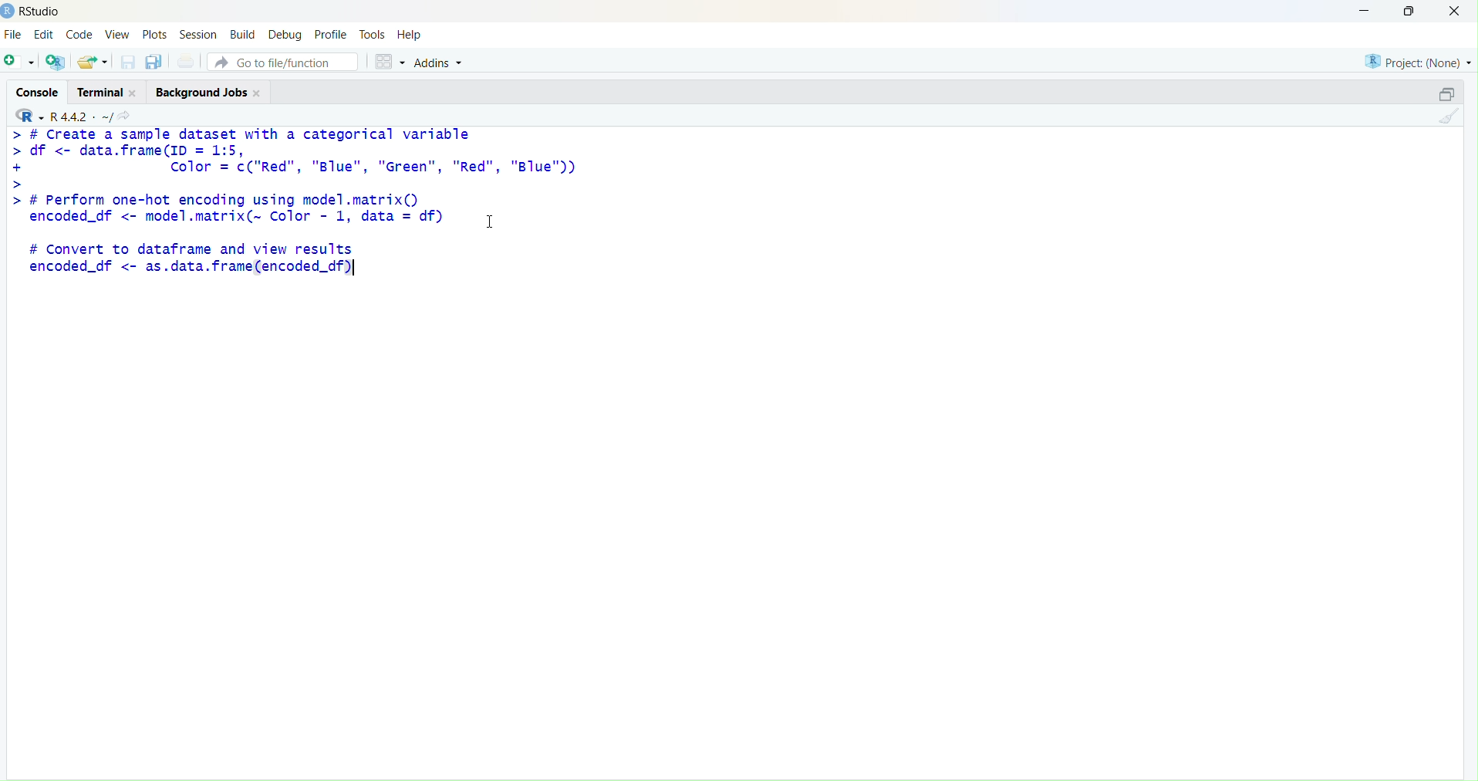 Image resolution: width=1478 pixels, height=781 pixels. What do you see at coordinates (124, 116) in the screenshot?
I see `share icon` at bounding box center [124, 116].